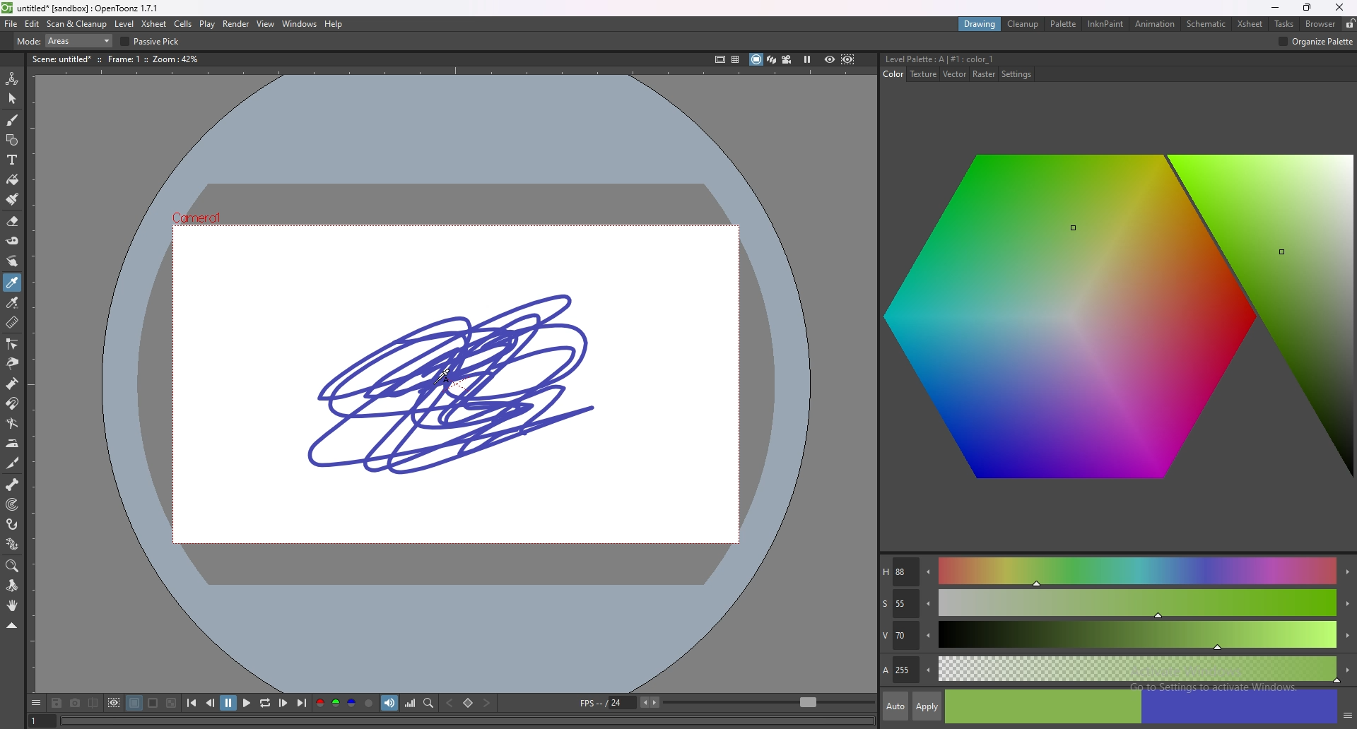  What do you see at coordinates (351, 702) in the screenshot?
I see `blue channel` at bounding box center [351, 702].